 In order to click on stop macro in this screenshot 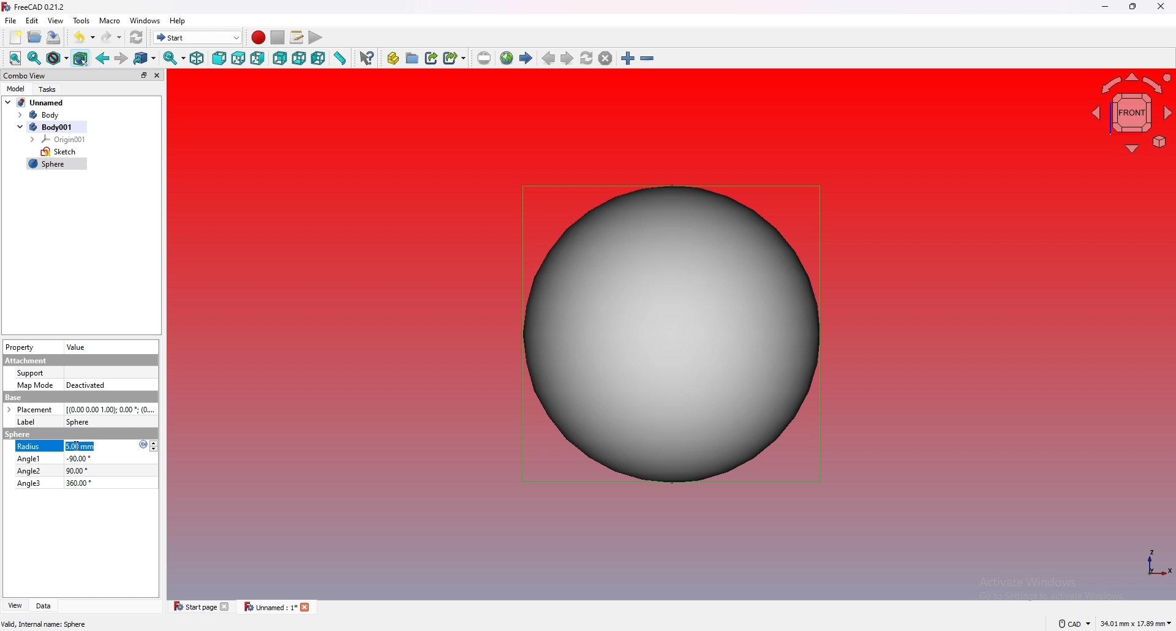, I will do `click(278, 37)`.